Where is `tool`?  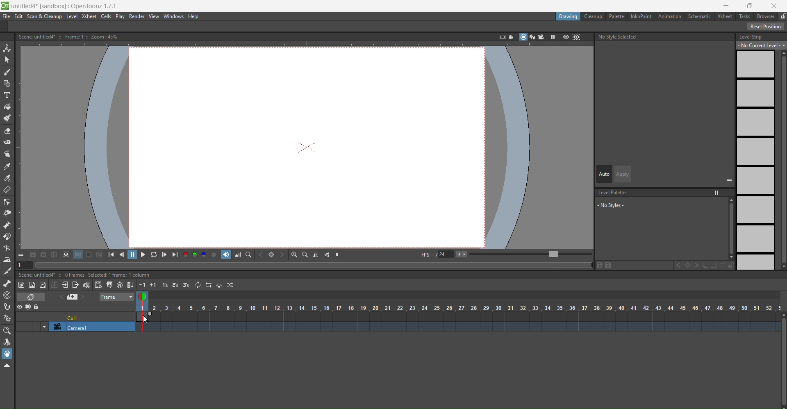 tool is located at coordinates (89, 254).